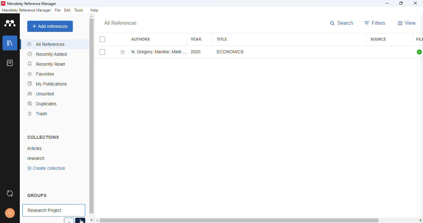 The height and width of the screenshot is (223, 423). I want to click on articles, so click(34, 149).